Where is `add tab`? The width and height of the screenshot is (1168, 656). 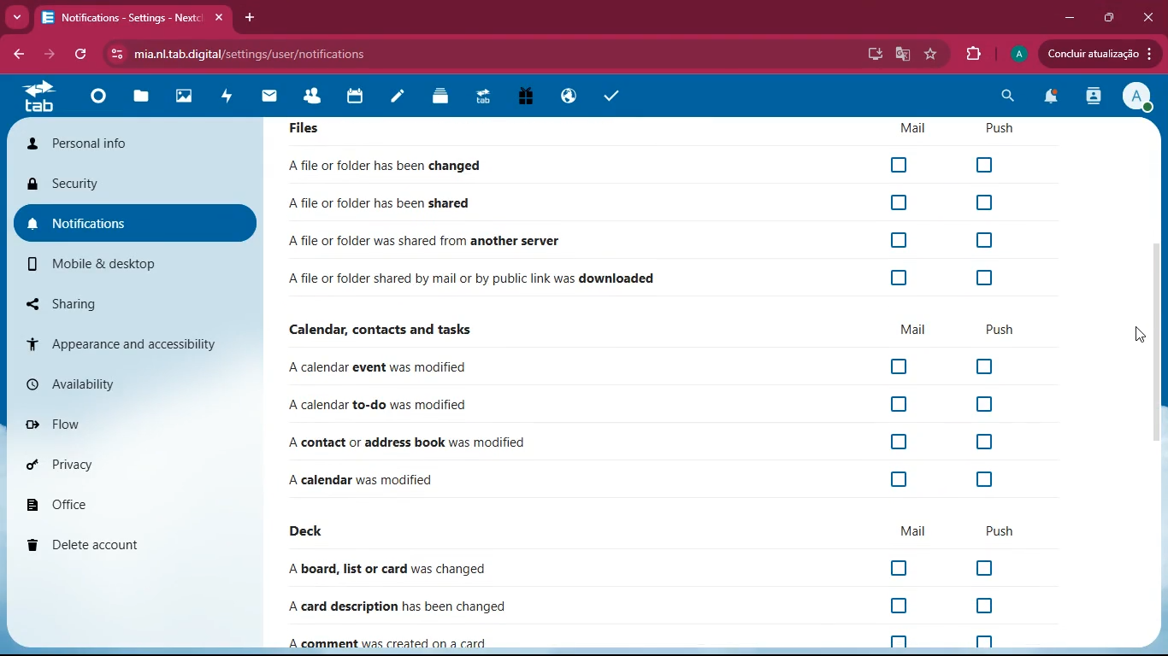 add tab is located at coordinates (251, 19).